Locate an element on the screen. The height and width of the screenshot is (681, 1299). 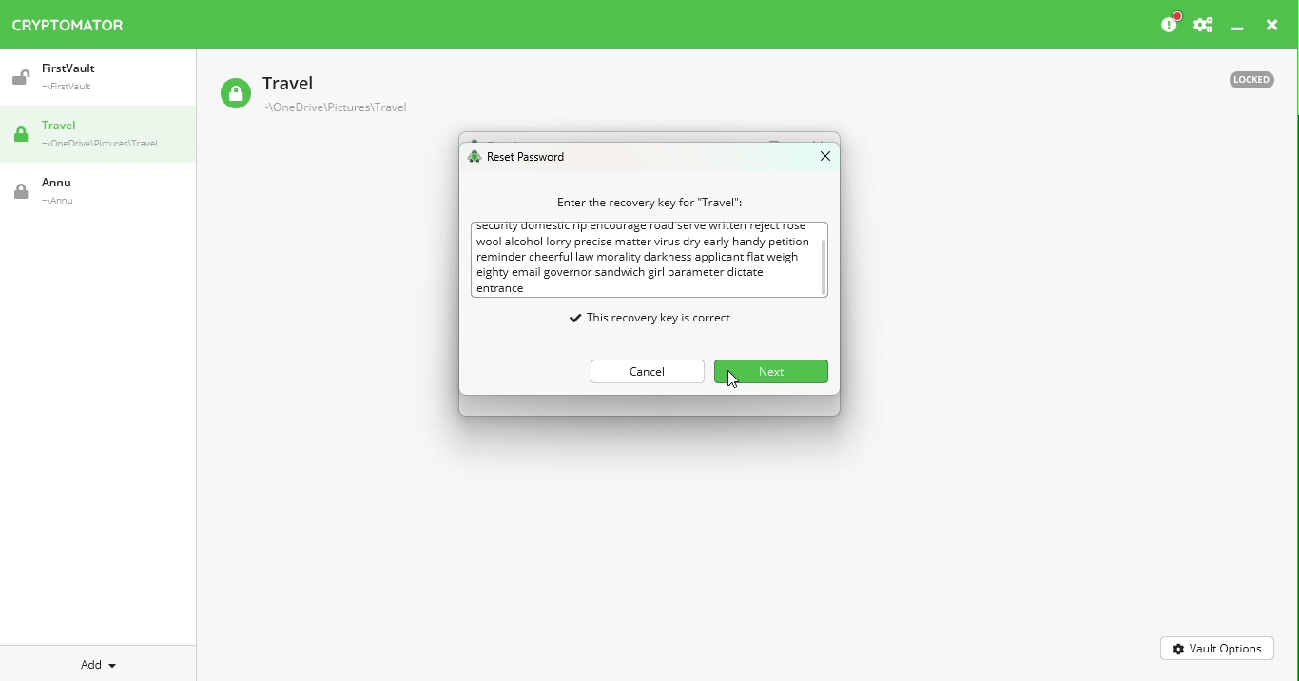
Next is located at coordinates (767, 370).